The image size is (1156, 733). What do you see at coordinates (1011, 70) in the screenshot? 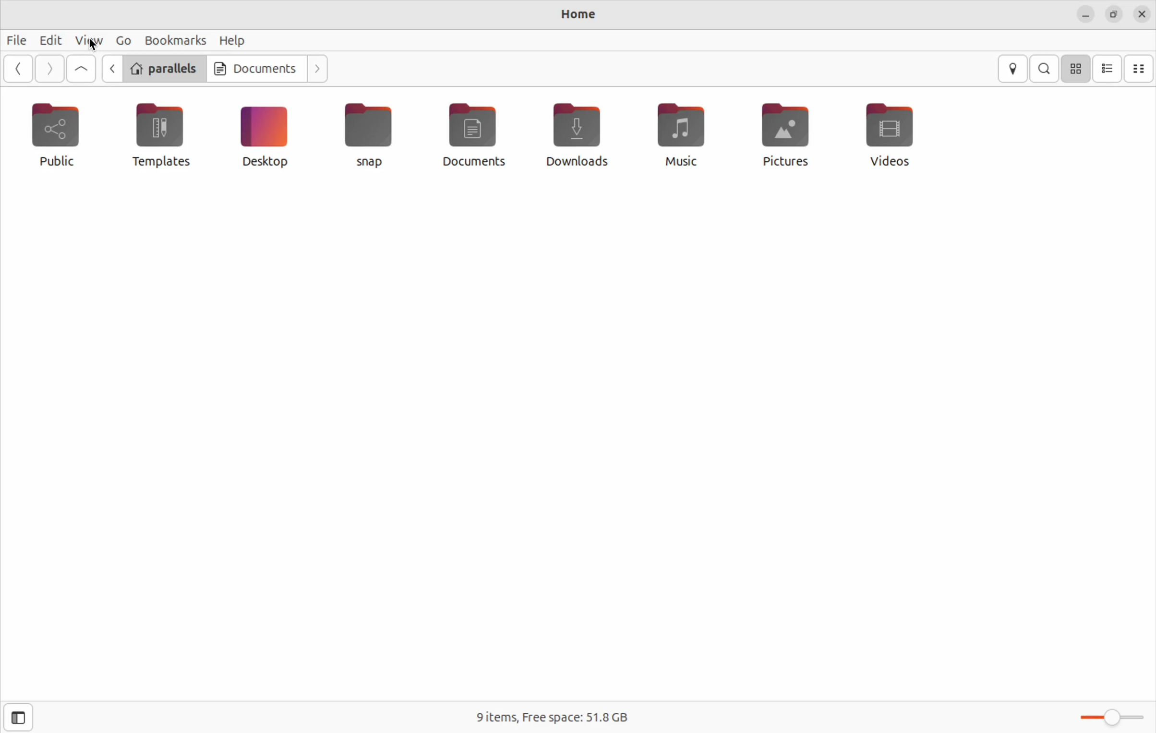
I see `location` at bounding box center [1011, 70].